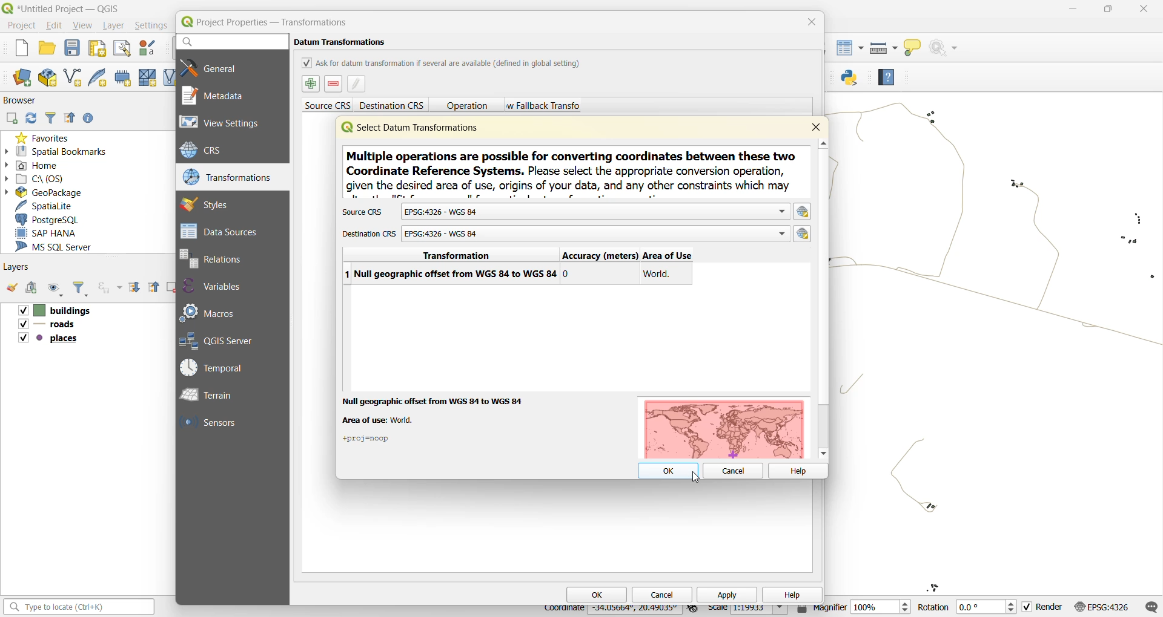  What do you see at coordinates (54, 310) in the screenshot?
I see `buildings` at bounding box center [54, 310].